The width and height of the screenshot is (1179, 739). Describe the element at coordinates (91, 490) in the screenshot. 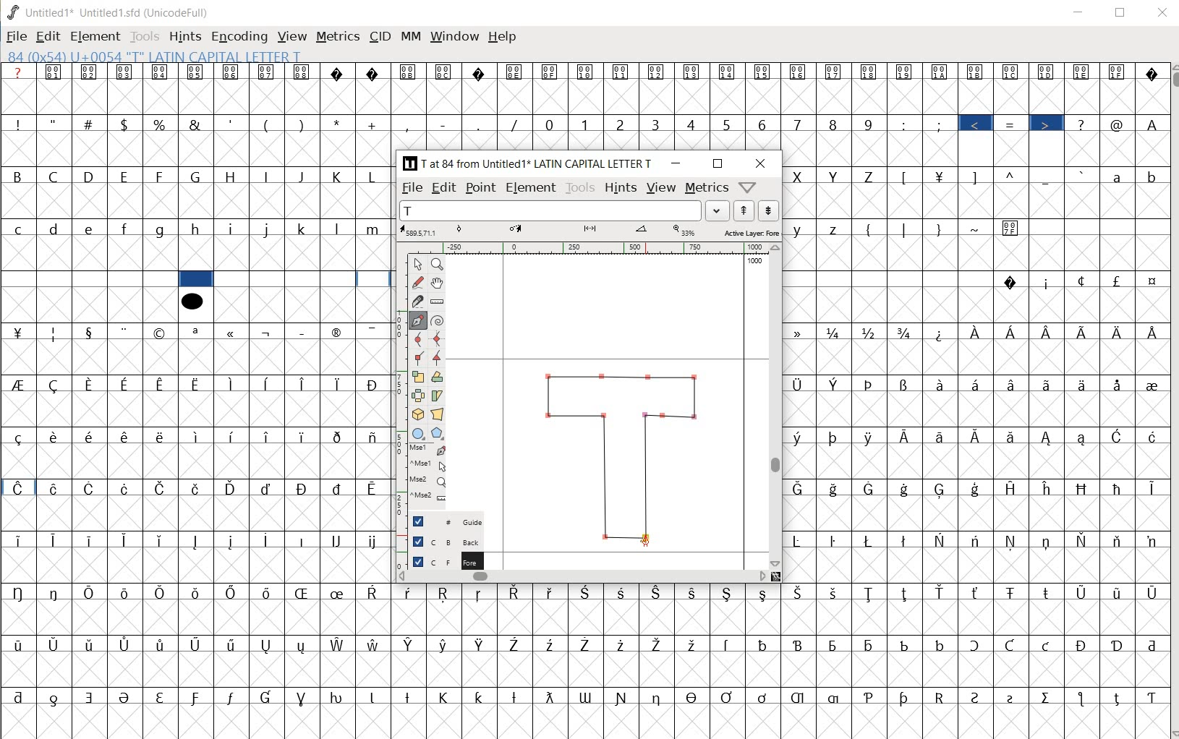

I see `Symbol` at that location.